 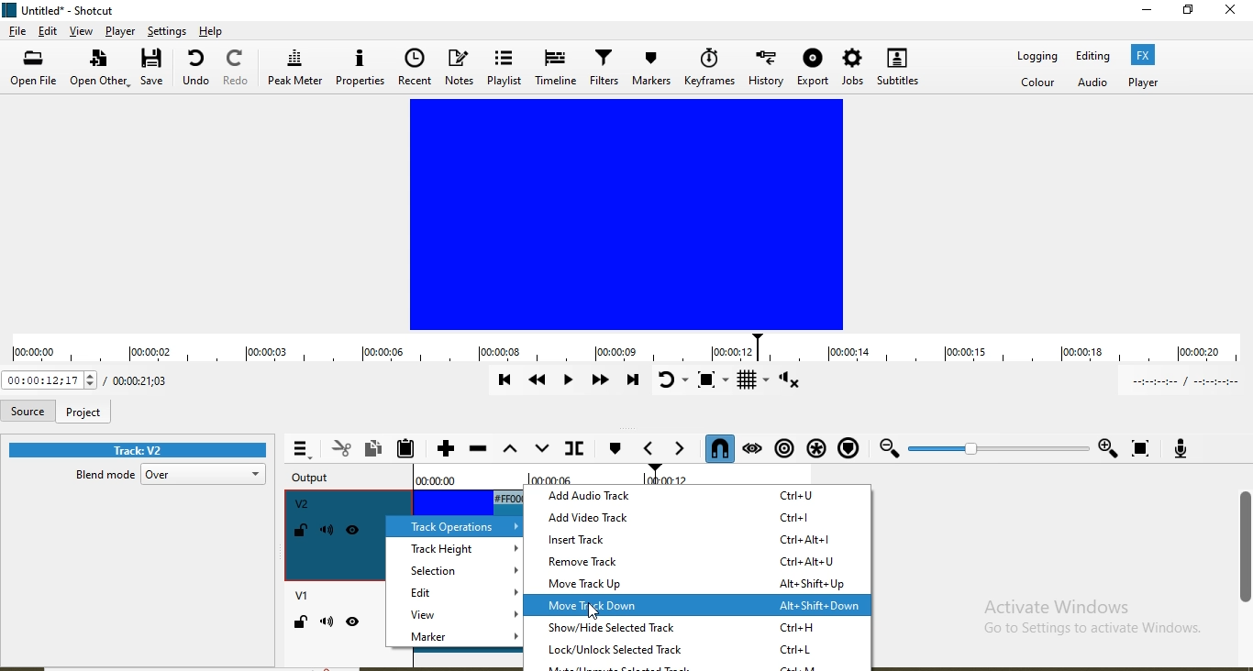 What do you see at coordinates (701, 606) in the screenshot?
I see `highlighted` at bounding box center [701, 606].